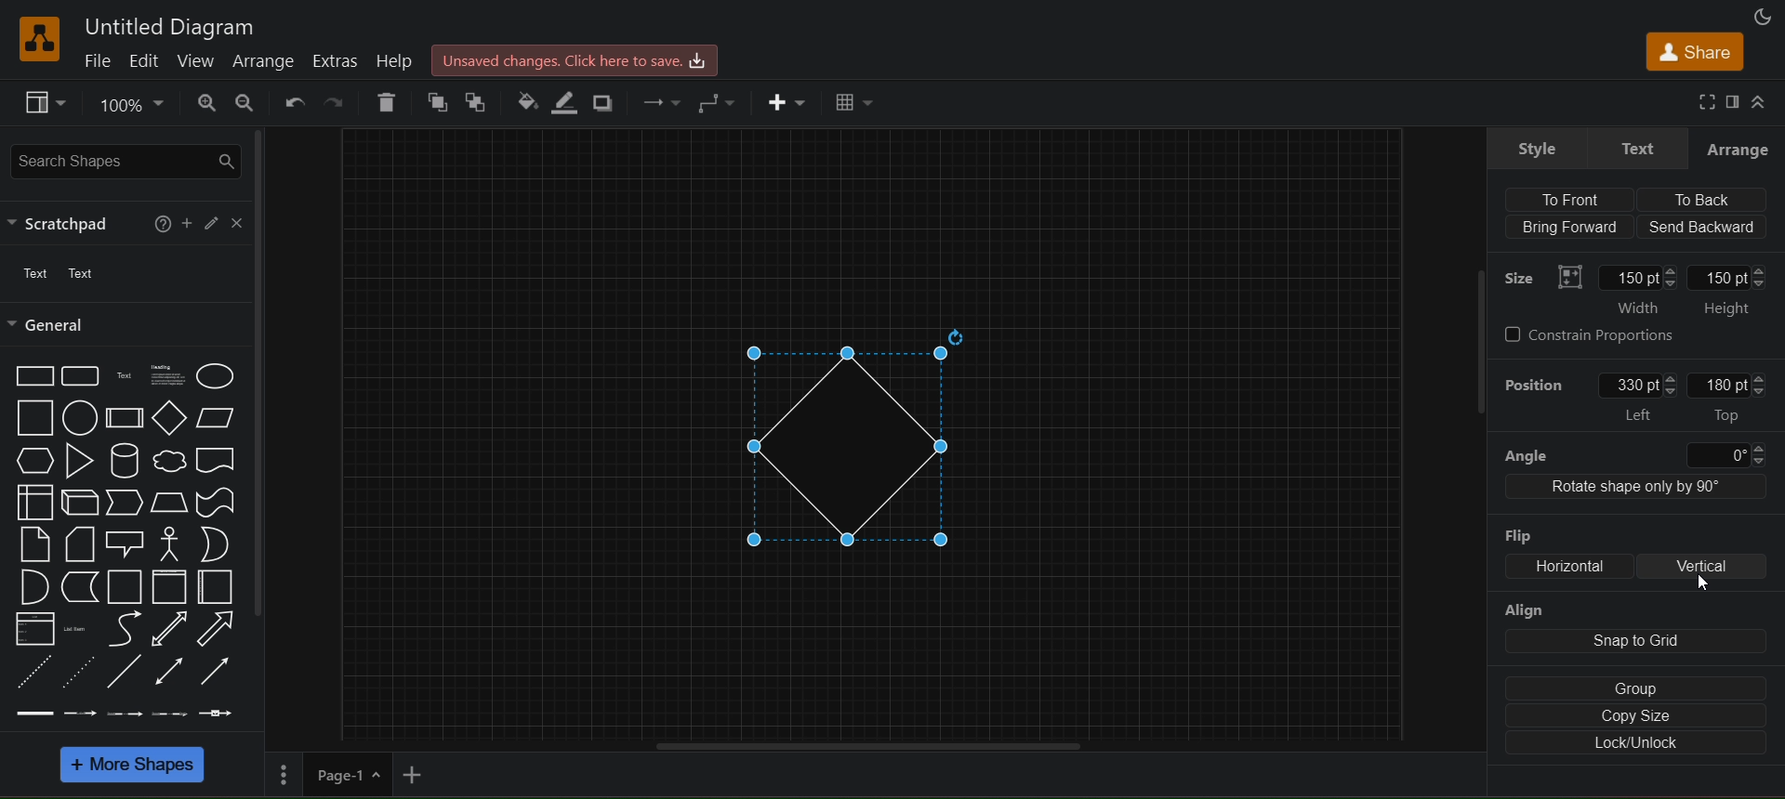 This screenshot has height=799, width=1785. Describe the element at coordinates (1640, 146) in the screenshot. I see `text` at that location.